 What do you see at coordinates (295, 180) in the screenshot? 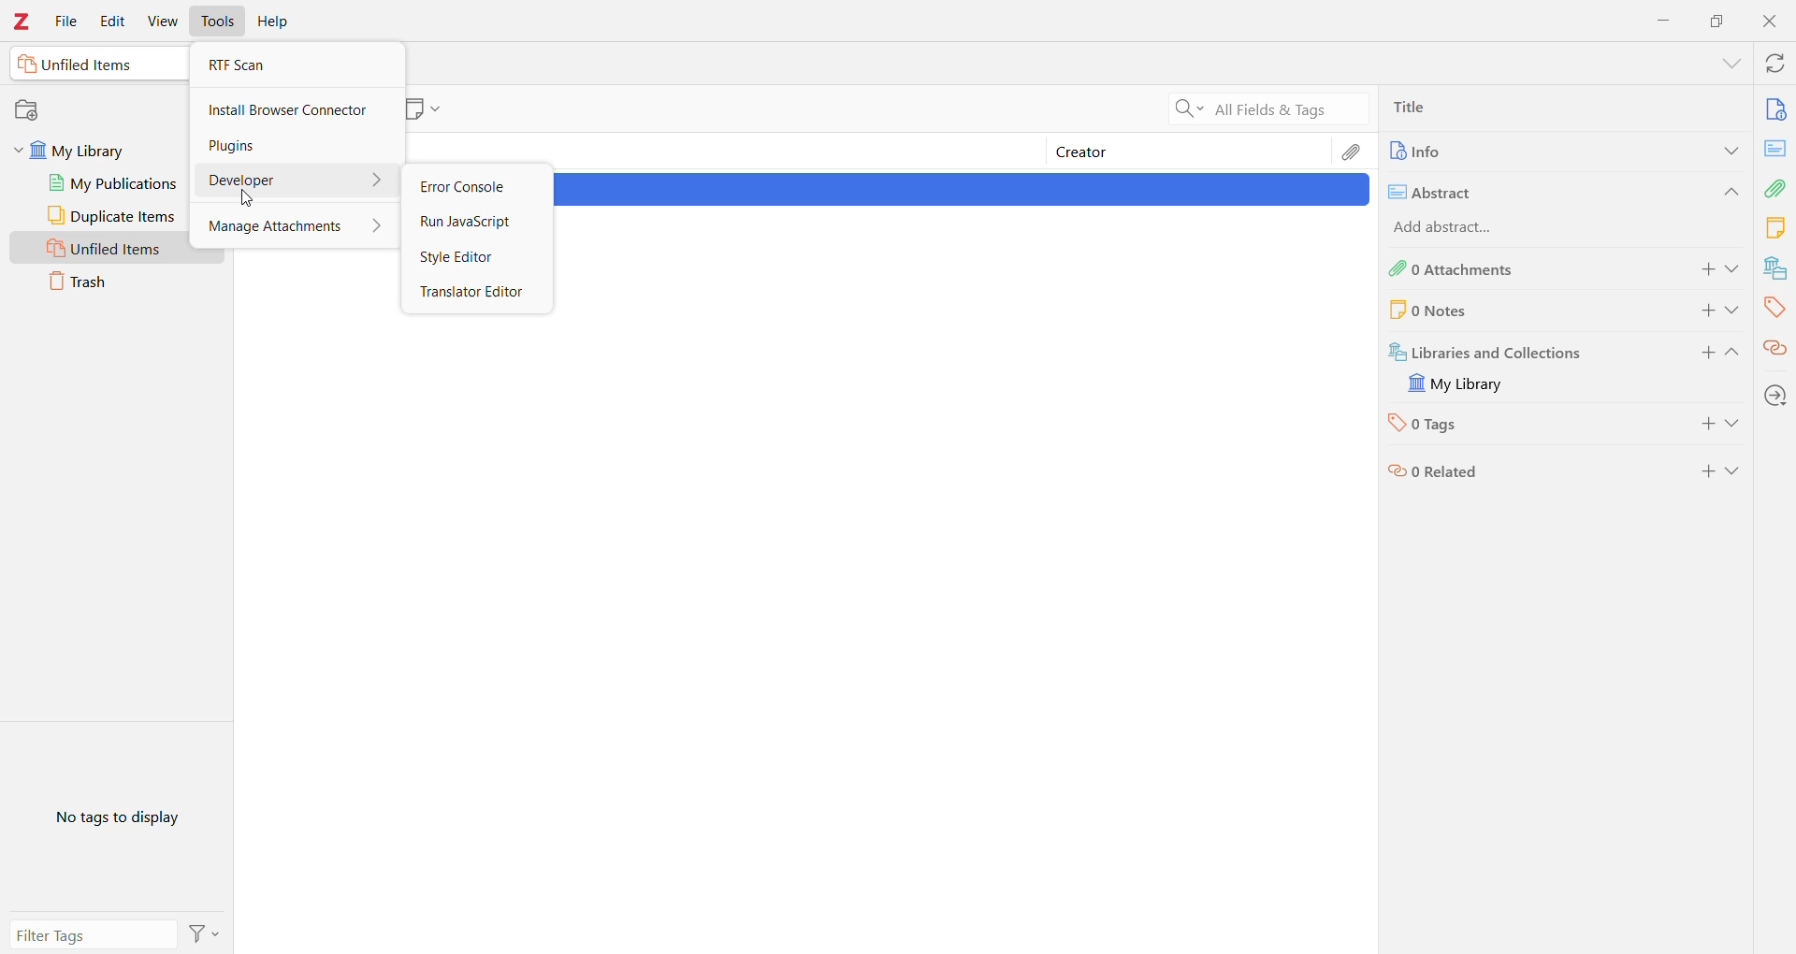
I see `Developer` at bounding box center [295, 180].